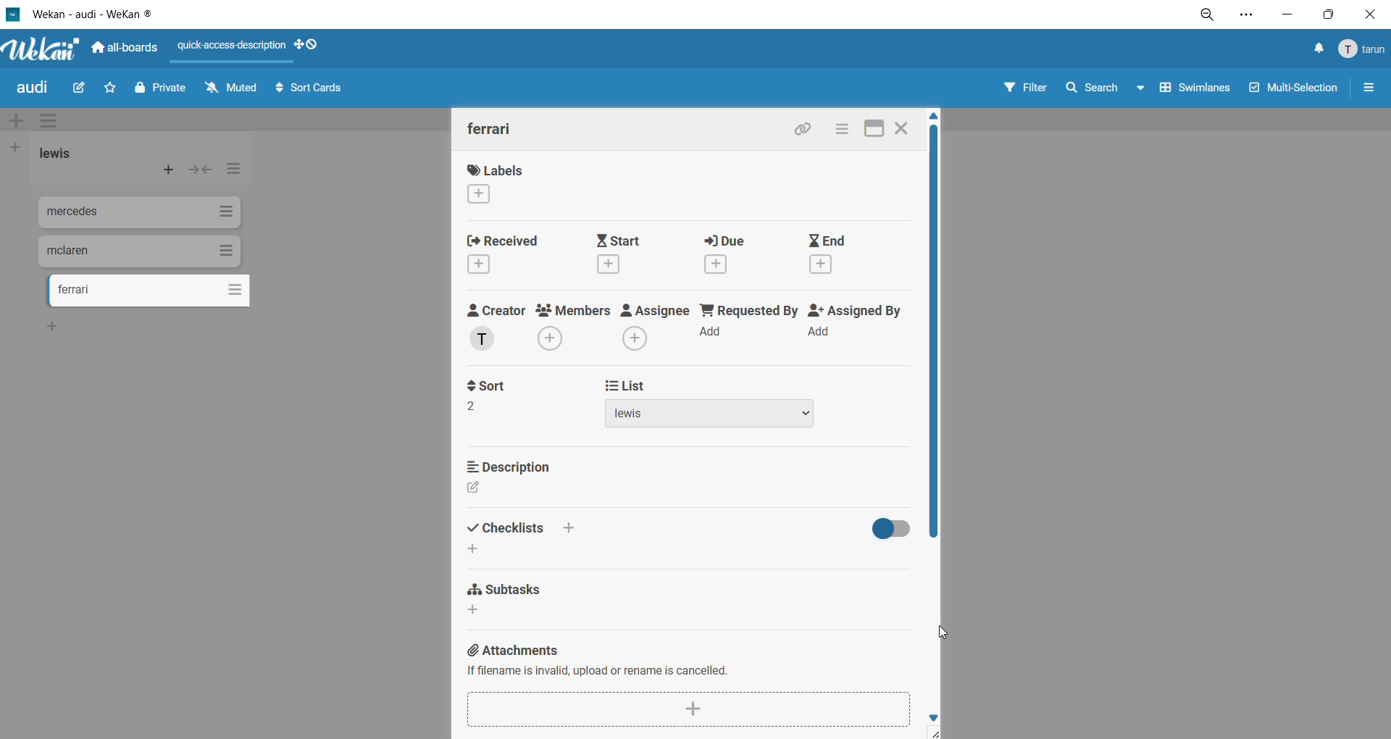  Describe the element at coordinates (935, 335) in the screenshot. I see `vertical scroll bar` at that location.